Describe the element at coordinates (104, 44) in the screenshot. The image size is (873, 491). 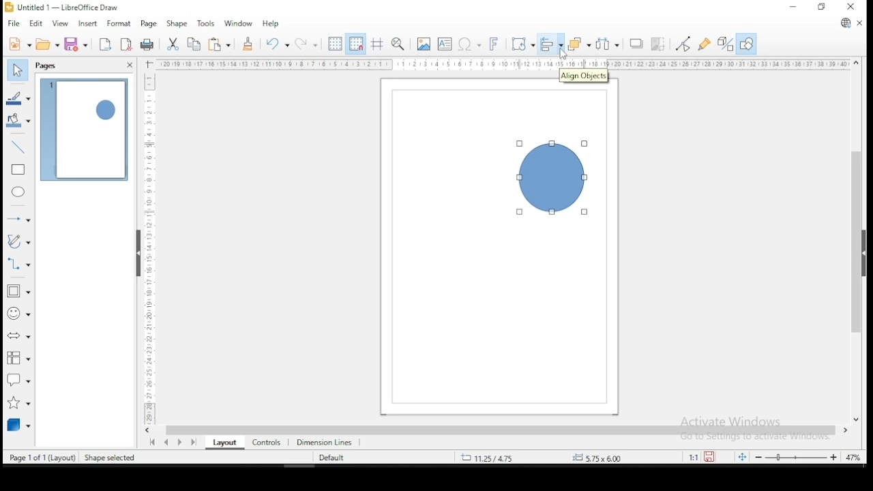
I see `export` at that location.